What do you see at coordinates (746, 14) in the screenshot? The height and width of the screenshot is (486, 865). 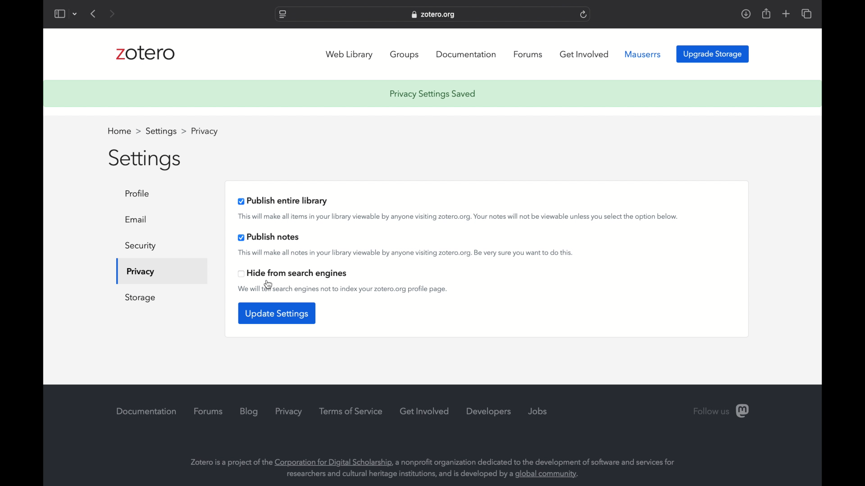 I see `downloads` at bounding box center [746, 14].